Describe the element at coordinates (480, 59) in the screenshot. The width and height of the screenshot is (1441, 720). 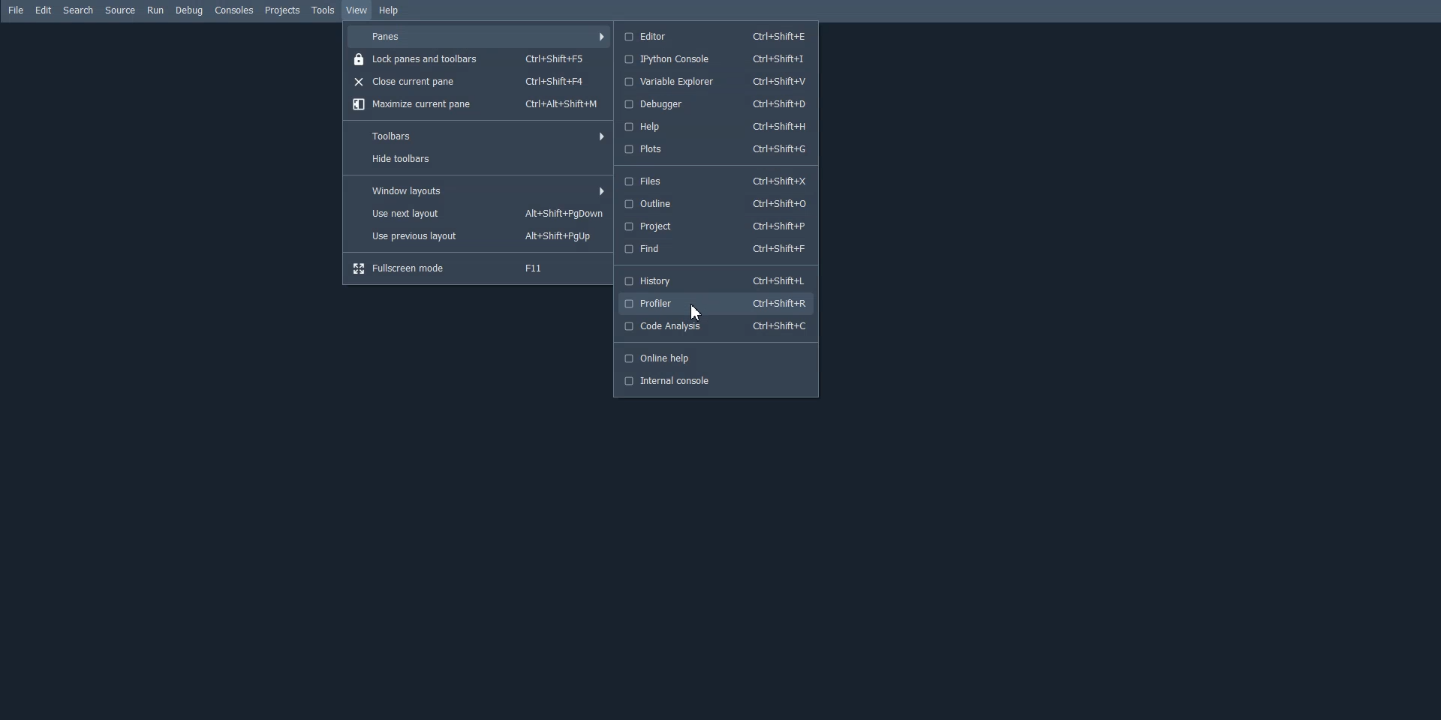
I see `Lock panes and toolbars` at that location.